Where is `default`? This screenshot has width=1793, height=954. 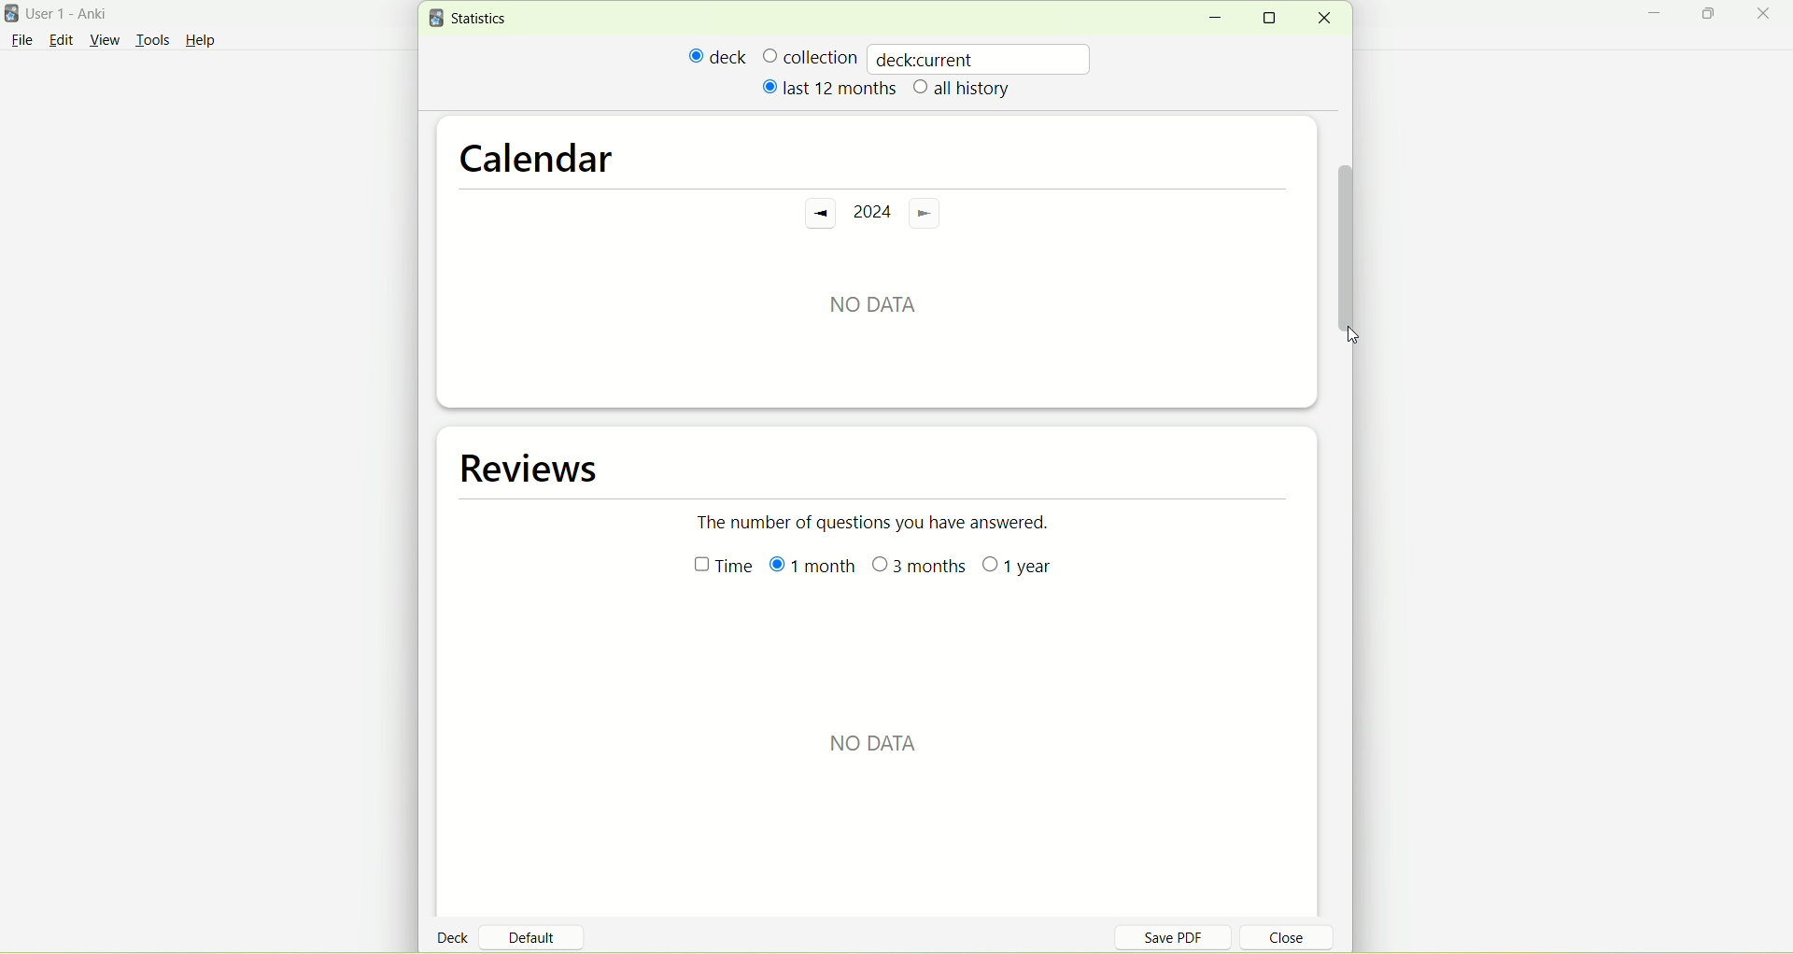
default is located at coordinates (539, 931).